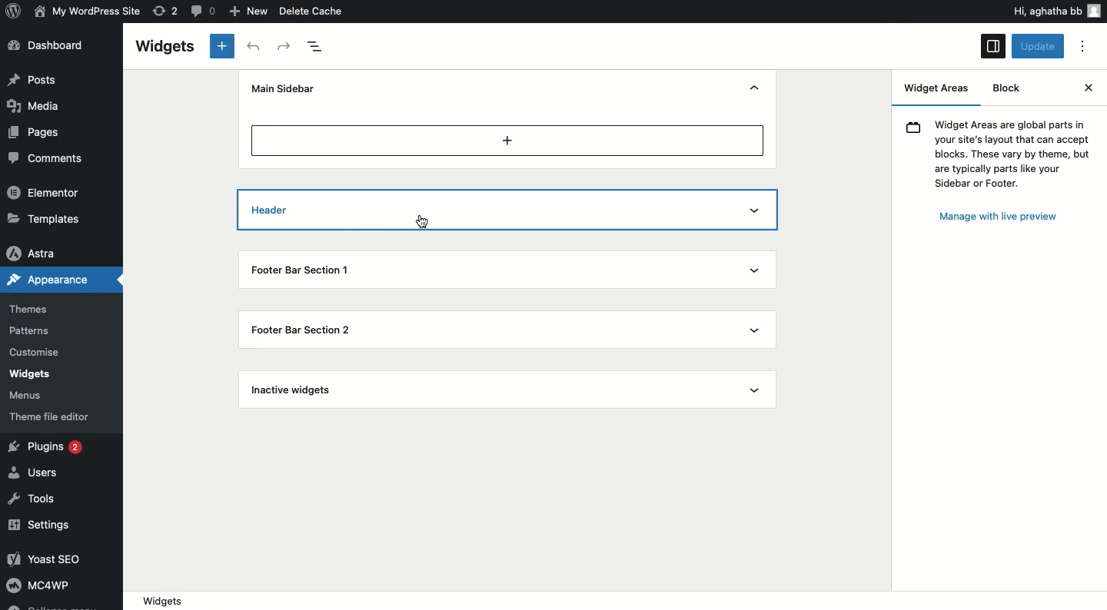 The image size is (1107, 610). Describe the element at coordinates (311, 267) in the screenshot. I see `Footer bar section 1` at that location.